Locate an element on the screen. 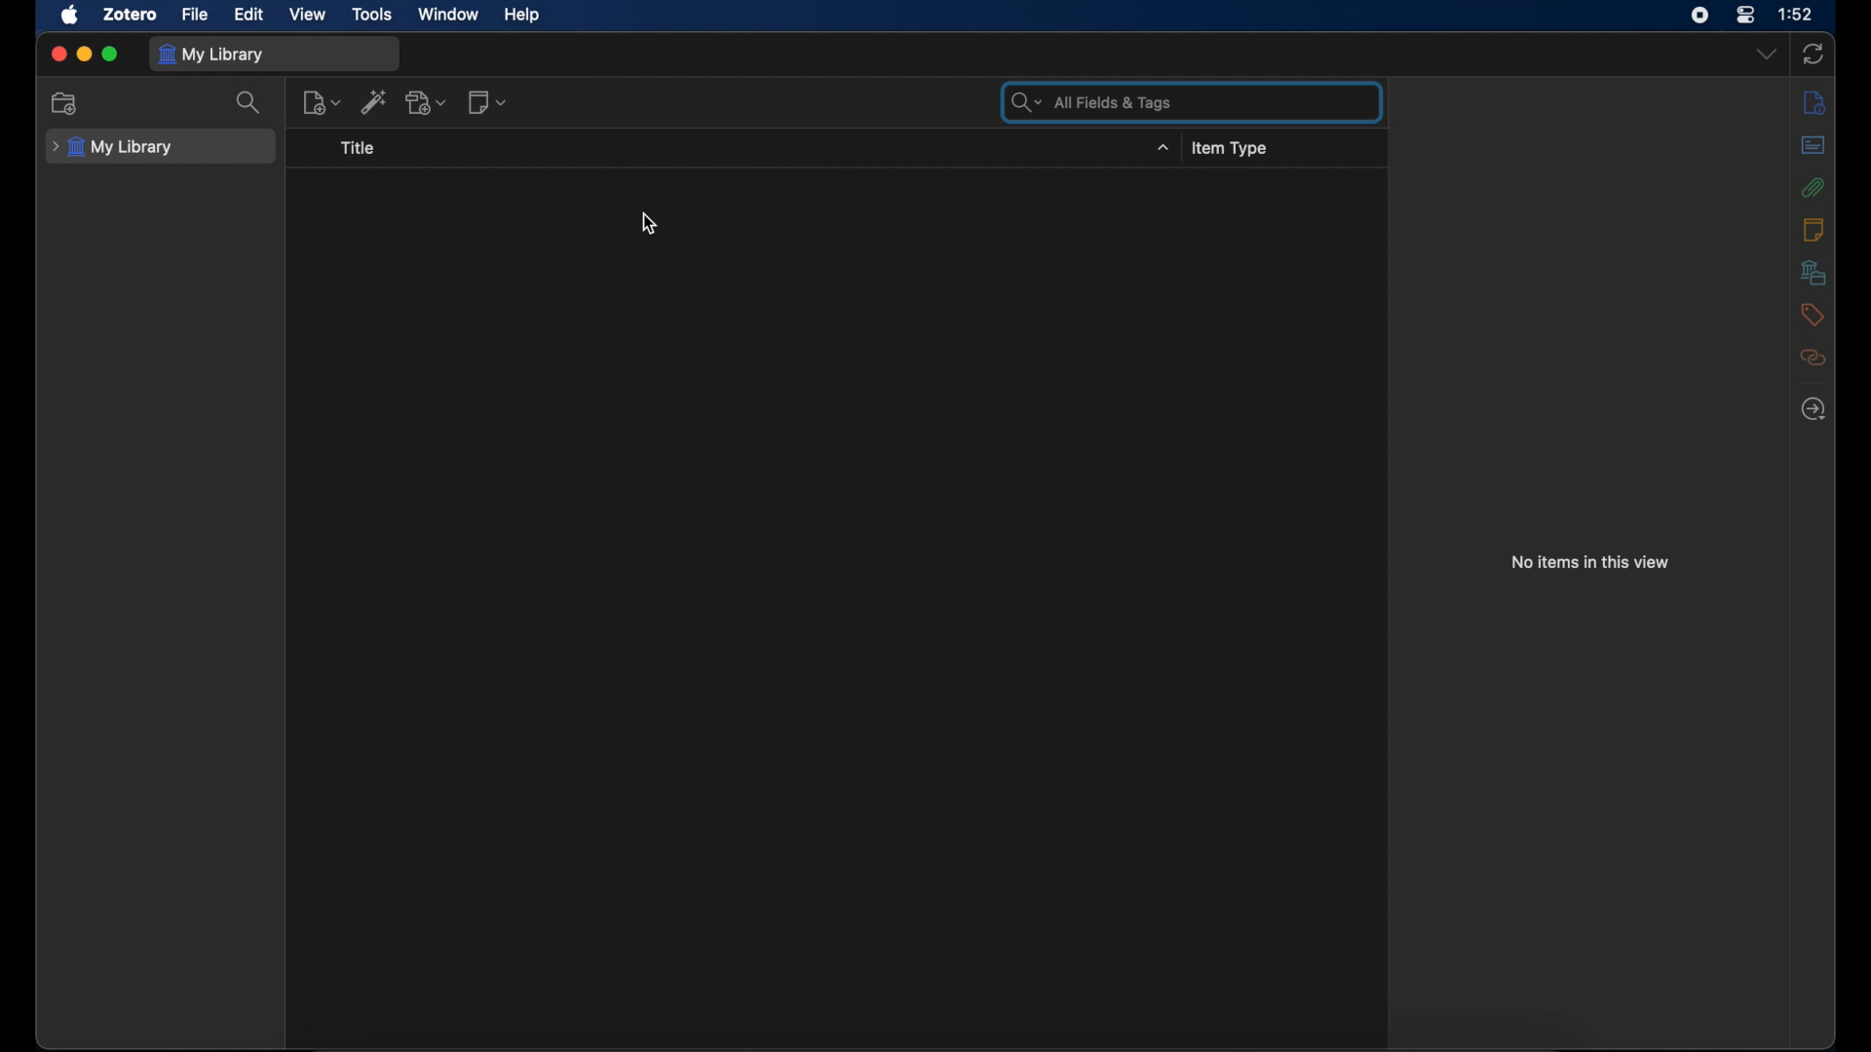 The image size is (1871, 1052). zotero is located at coordinates (133, 16).